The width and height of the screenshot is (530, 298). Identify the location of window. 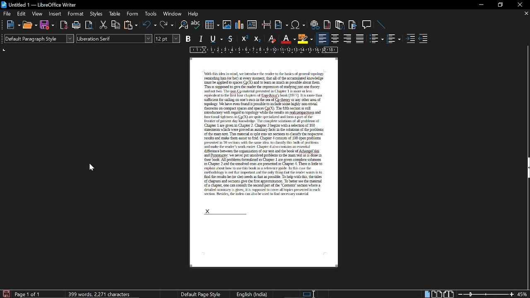
(172, 14).